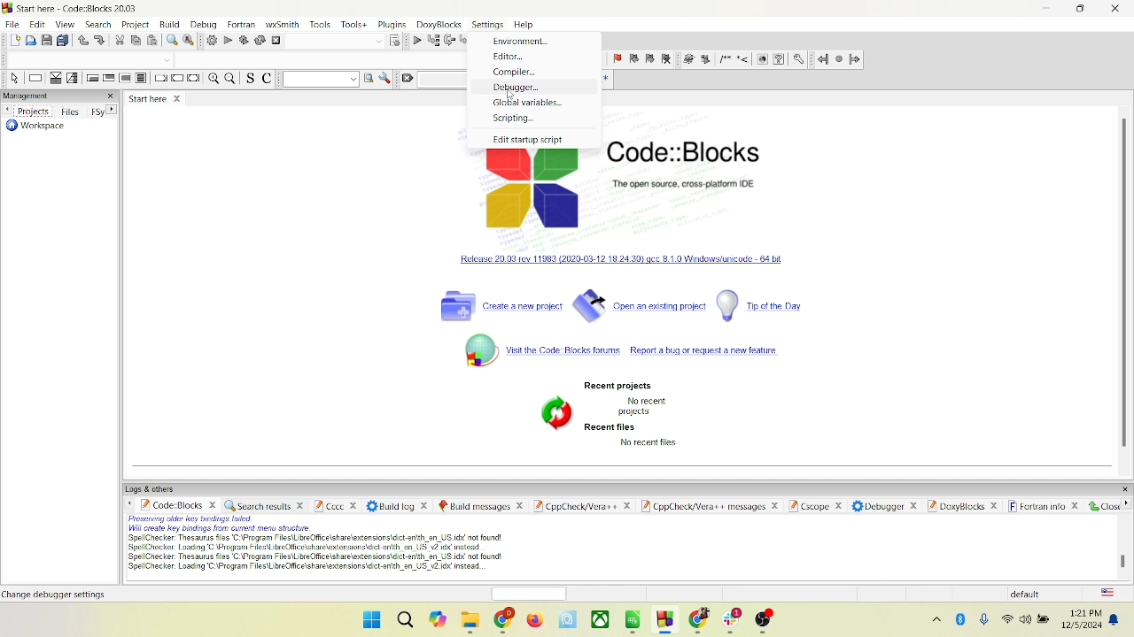 The image size is (1134, 637). Describe the element at coordinates (30, 110) in the screenshot. I see `projects` at that location.